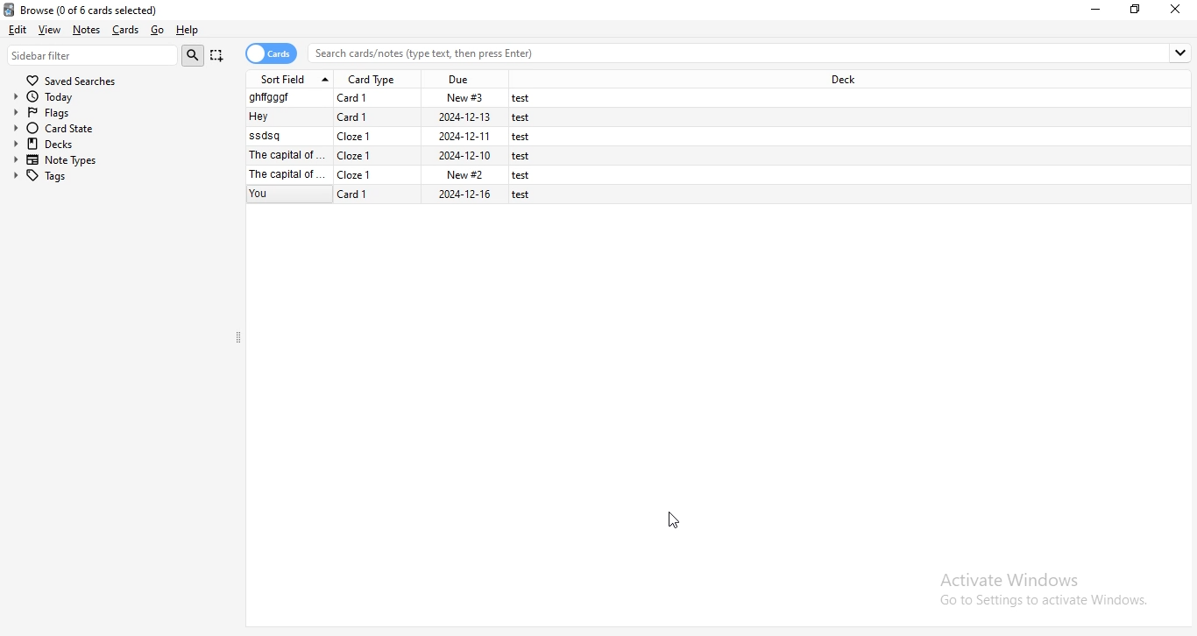 Image resolution: width=1197 pixels, height=636 pixels. Describe the element at coordinates (158, 29) in the screenshot. I see `go` at that location.